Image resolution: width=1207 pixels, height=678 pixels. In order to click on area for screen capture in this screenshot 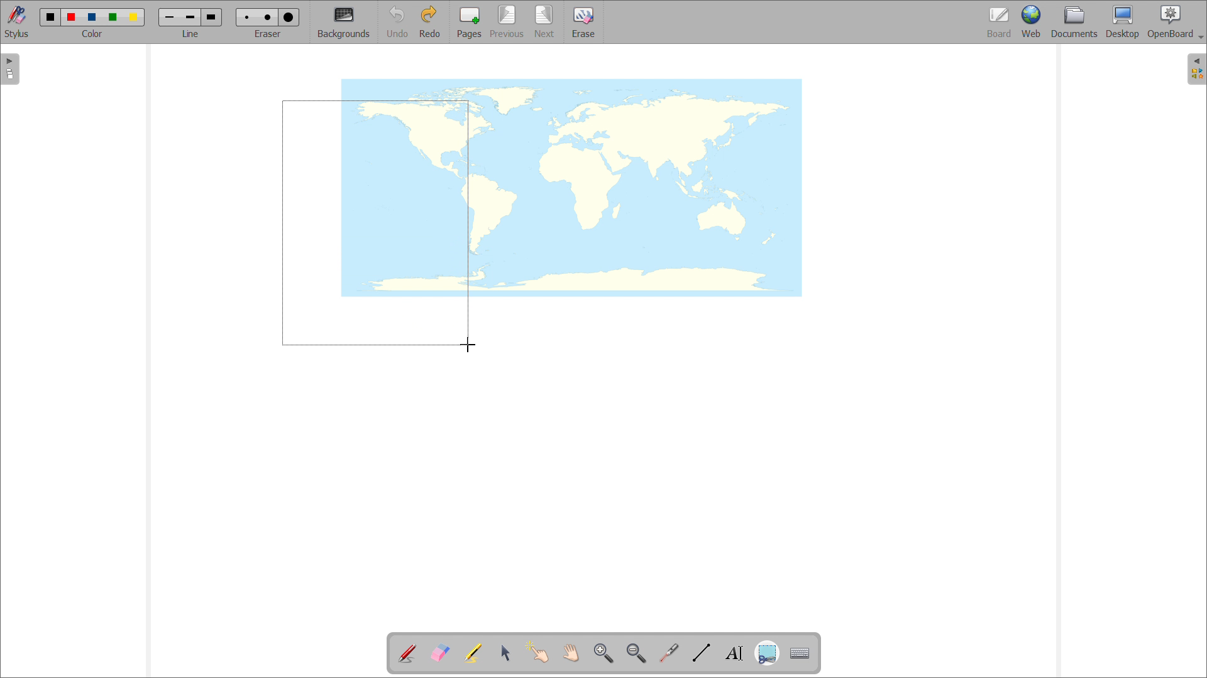, I will do `click(375, 222)`.